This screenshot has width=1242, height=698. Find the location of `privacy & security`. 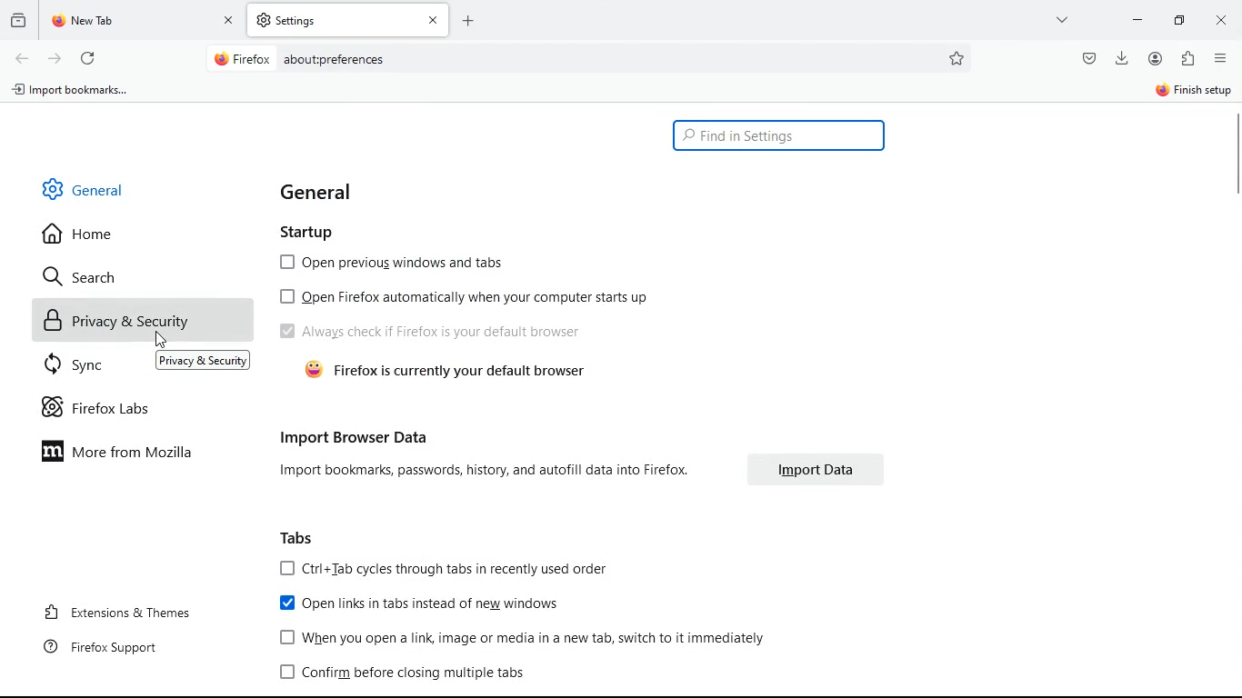

privacy & security is located at coordinates (139, 324).